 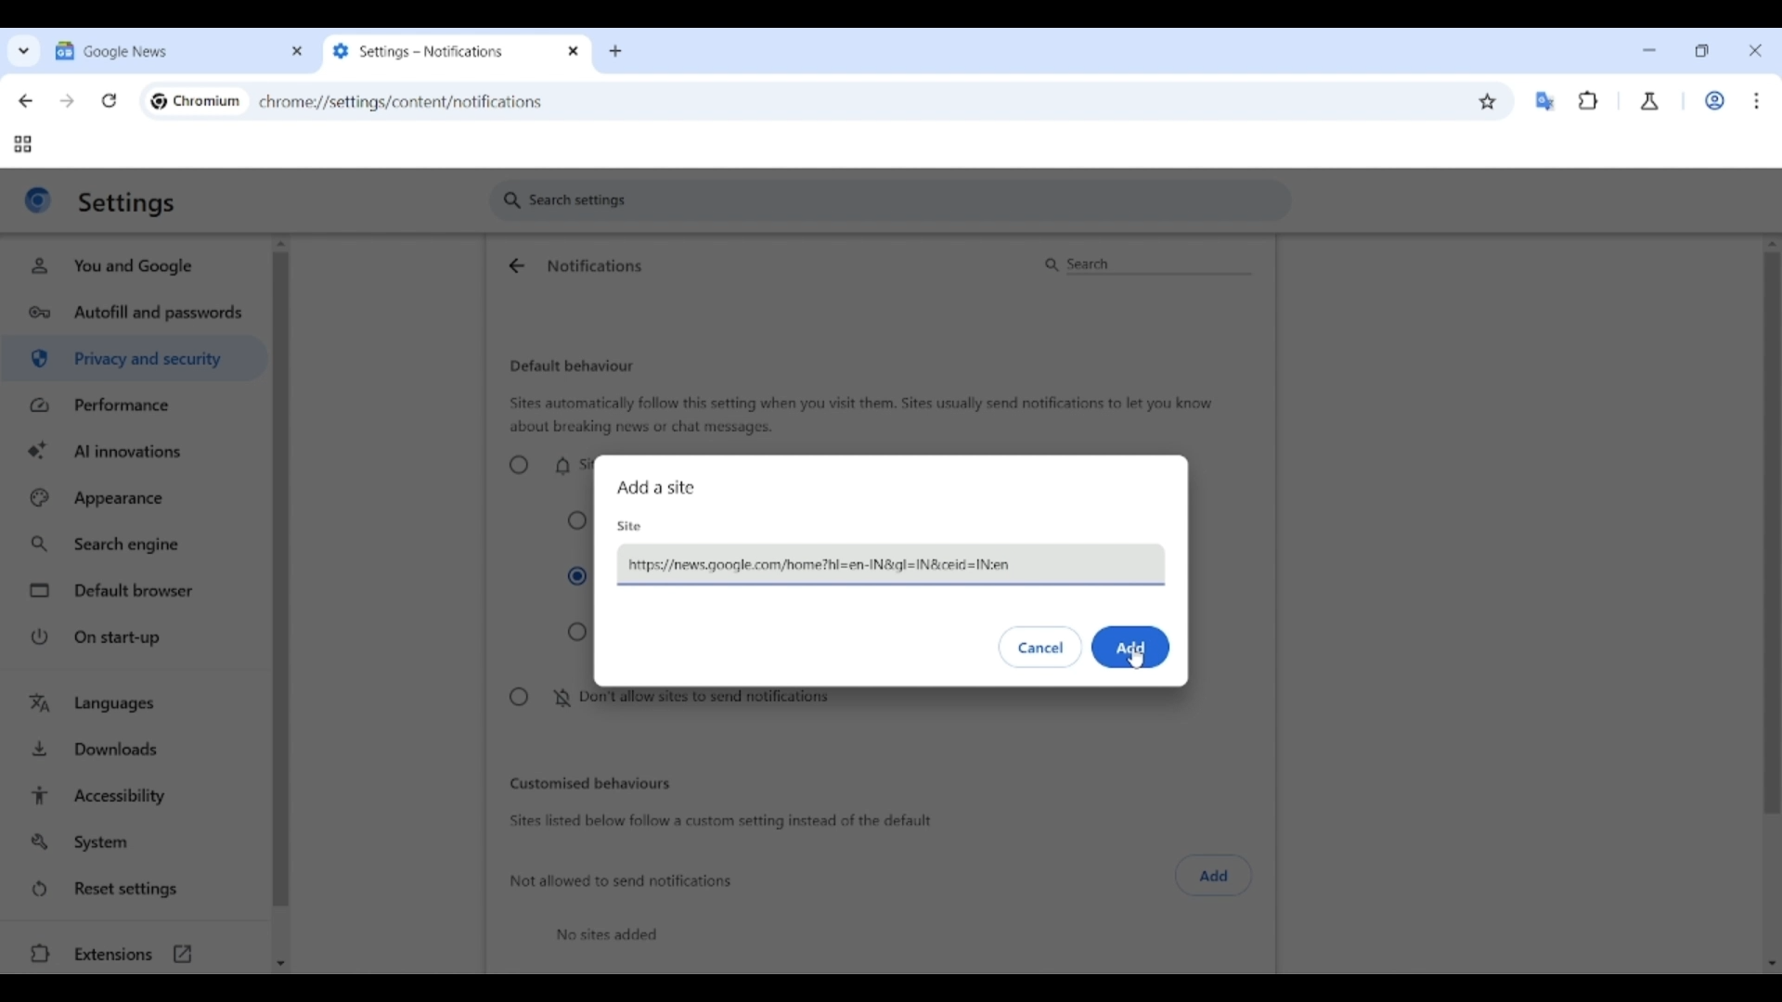 What do you see at coordinates (280, 580) in the screenshot?
I see `Vertical slide bar` at bounding box center [280, 580].